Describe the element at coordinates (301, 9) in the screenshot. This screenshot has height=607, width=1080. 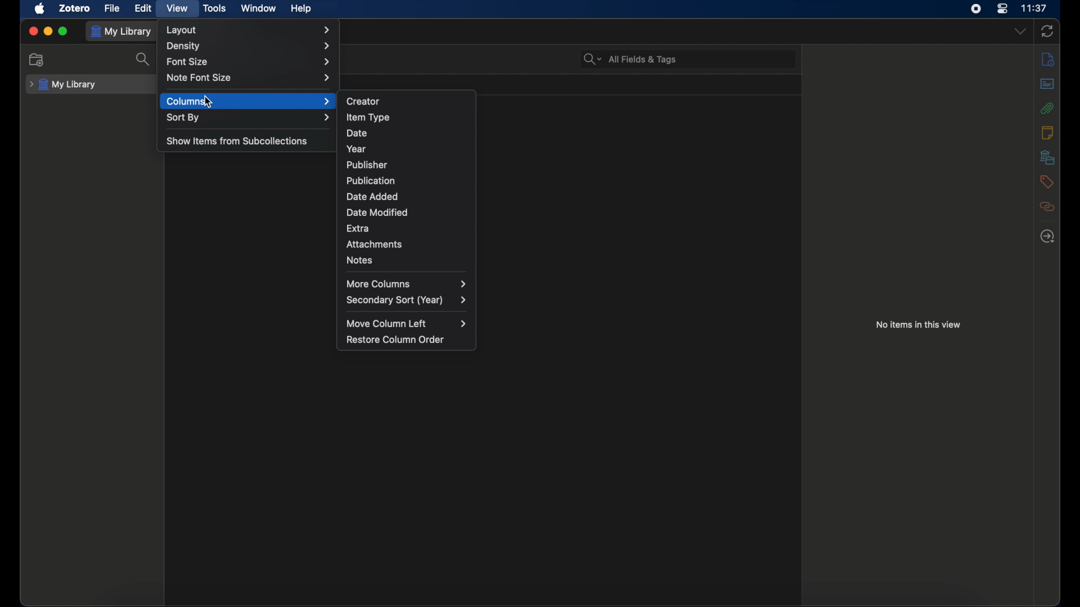
I see `help` at that location.